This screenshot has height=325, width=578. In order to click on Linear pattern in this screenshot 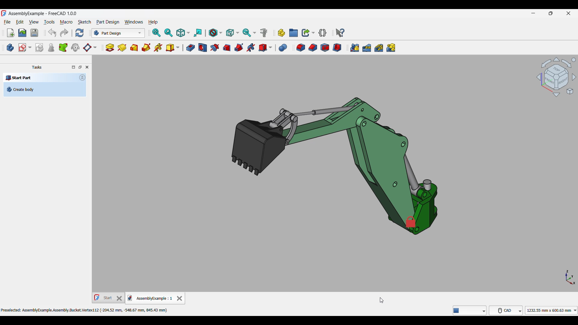, I will do `click(367, 48)`.